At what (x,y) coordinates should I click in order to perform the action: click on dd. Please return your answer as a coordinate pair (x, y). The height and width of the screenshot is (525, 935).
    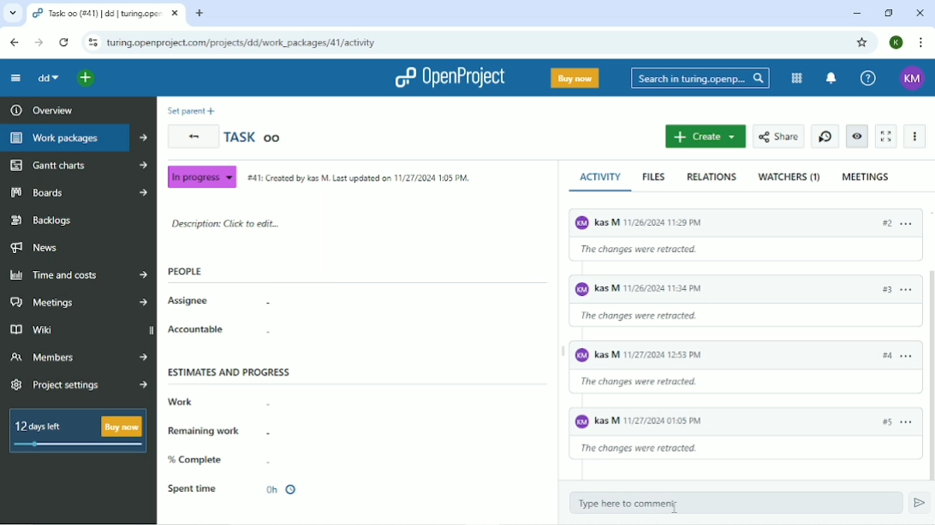
    Looking at the image, I should click on (49, 80).